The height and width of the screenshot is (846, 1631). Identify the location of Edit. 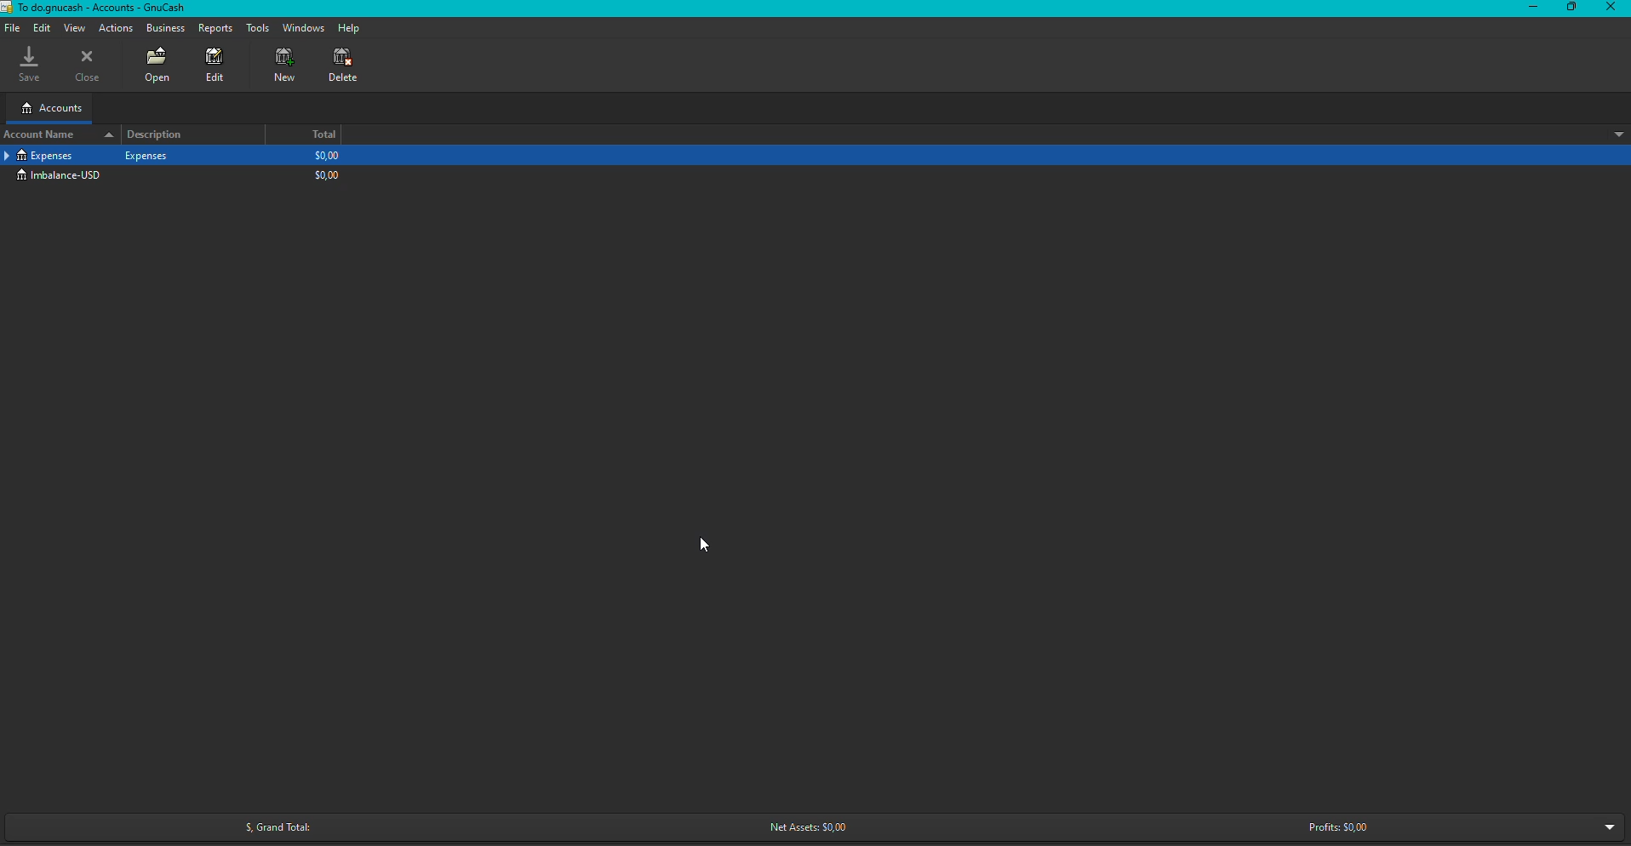
(215, 66).